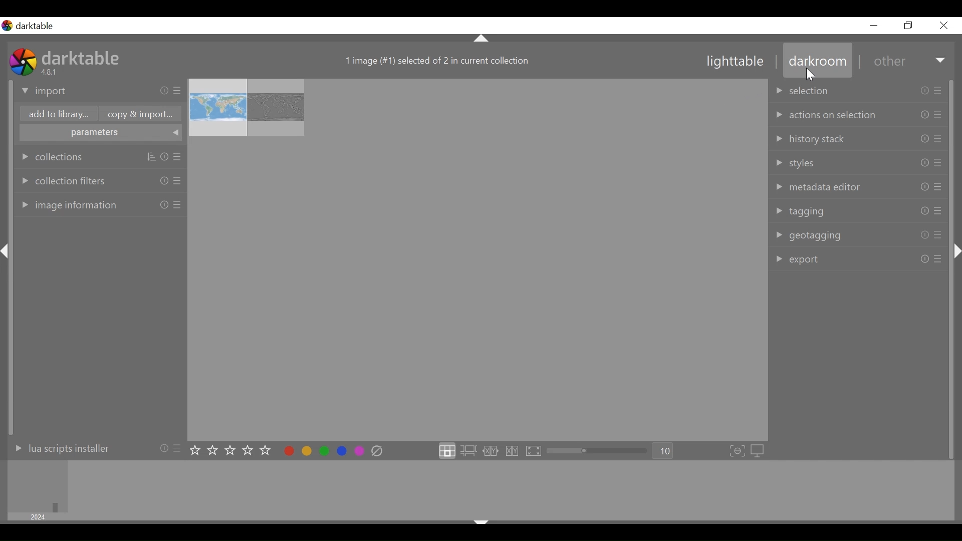  I want to click on Collapse , so click(956, 251).